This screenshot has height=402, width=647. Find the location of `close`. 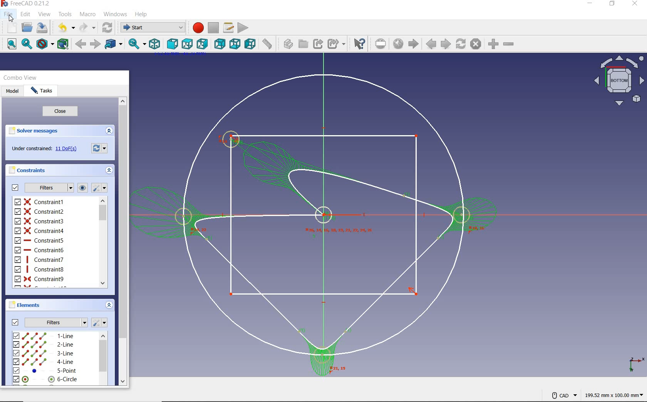

close is located at coordinates (635, 5).